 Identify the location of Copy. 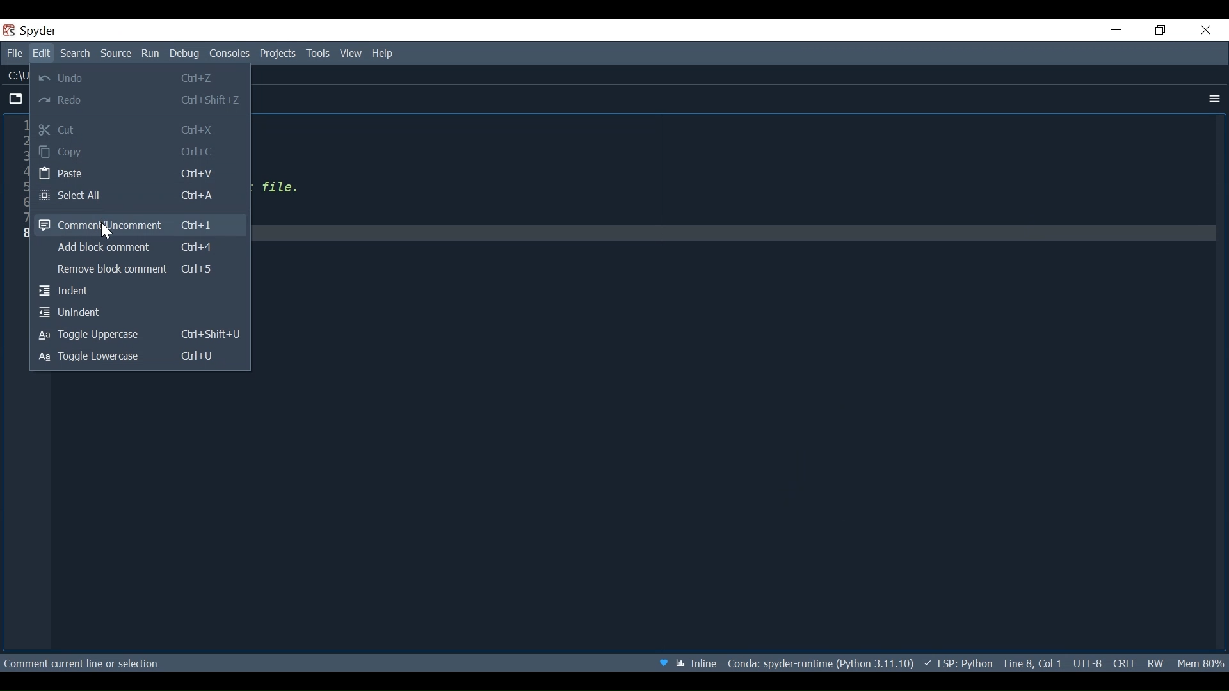
(141, 152).